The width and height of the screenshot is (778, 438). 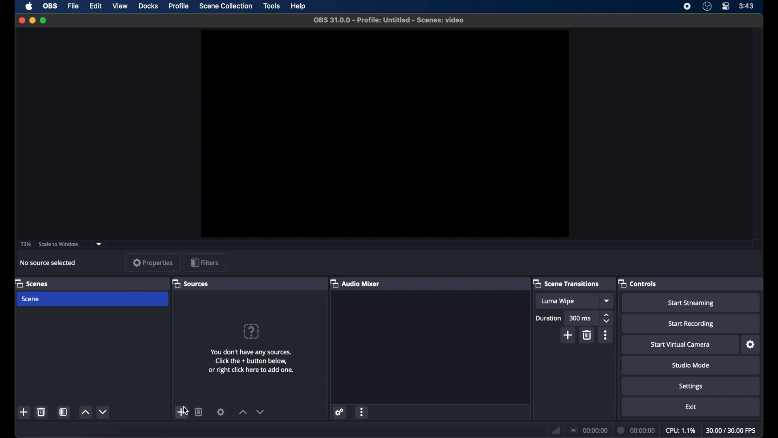 What do you see at coordinates (149, 6) in the screenshot?
I see `docks` at bounding box center [149, 6].